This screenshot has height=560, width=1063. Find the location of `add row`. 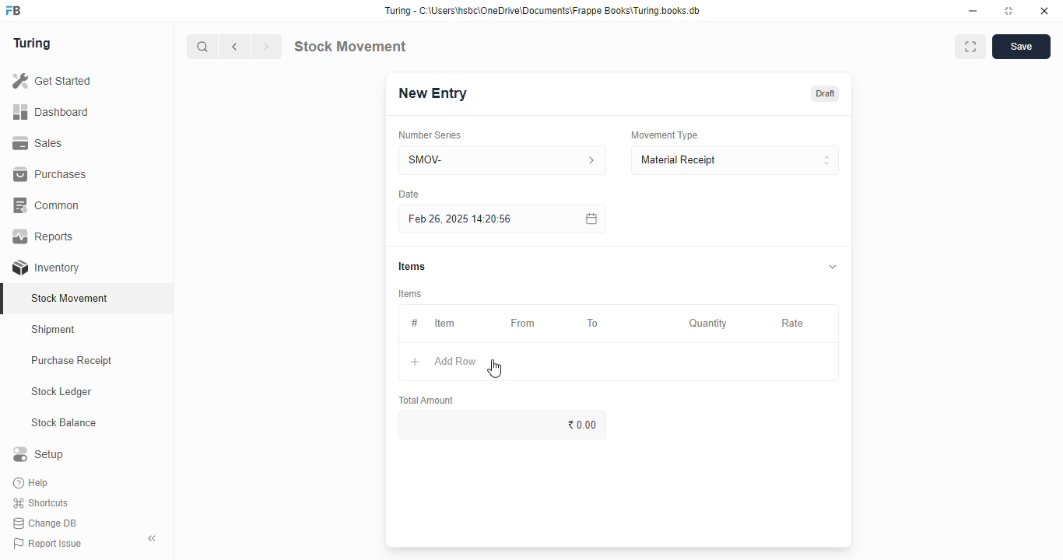

add row is located at coordinates (455, 361).